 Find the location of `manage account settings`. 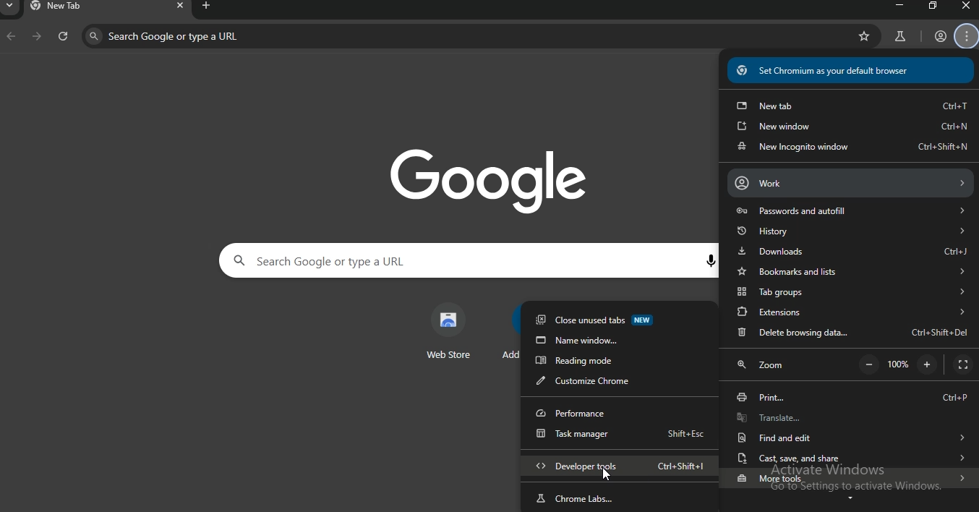

manage account settings is located at coordinates (967, 37).